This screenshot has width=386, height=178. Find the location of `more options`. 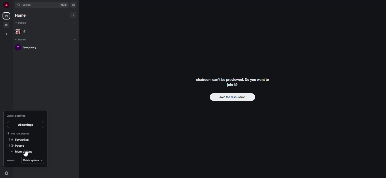

more options is located at coordinates (23, 152).